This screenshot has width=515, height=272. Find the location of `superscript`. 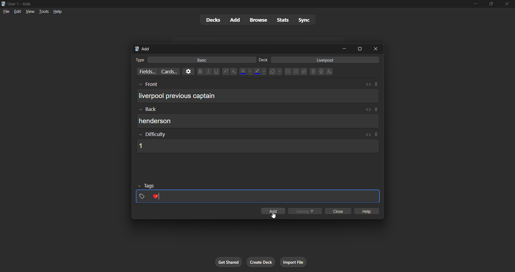

superscript is located at coordinates (225, 72).